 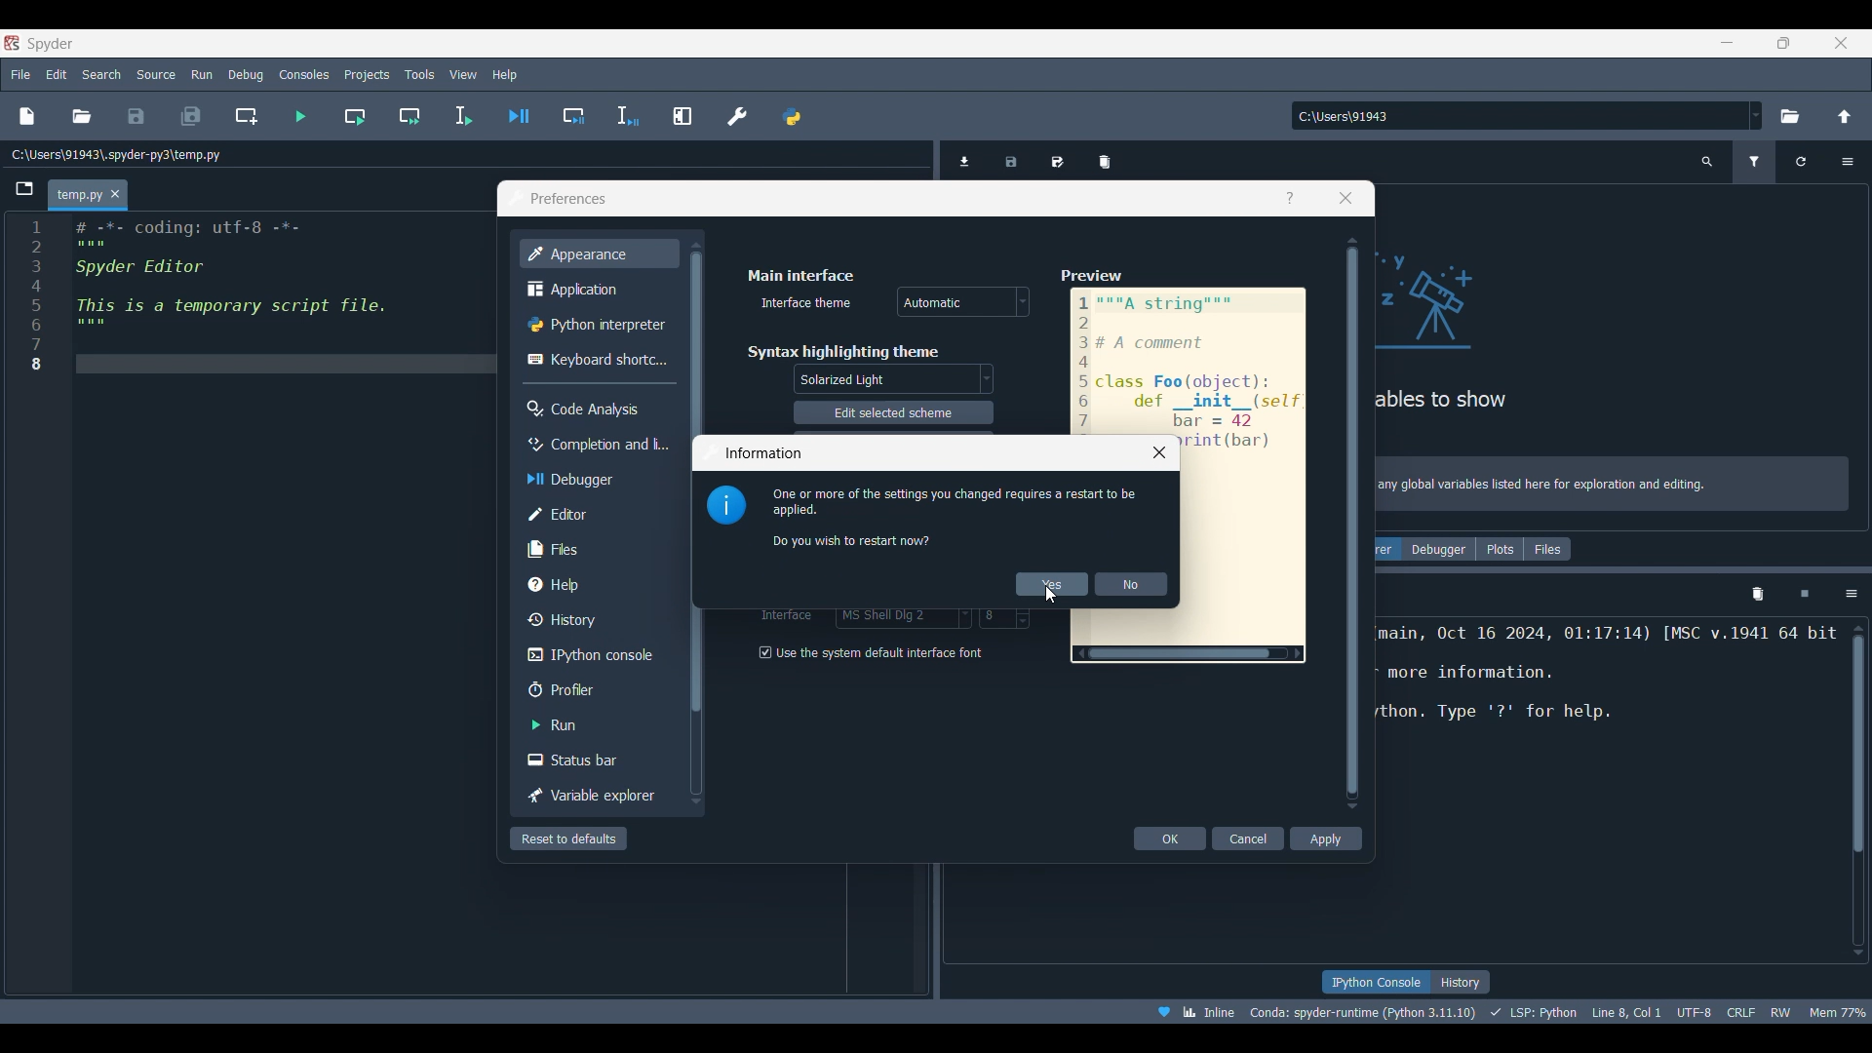 What do you see at coordinates (893, 413) in the screenshot?
I see `edit selected theme` at bounding box center [893, 413].